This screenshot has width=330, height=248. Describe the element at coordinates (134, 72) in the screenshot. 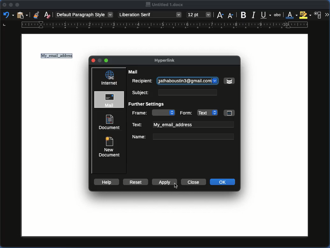

I see `Mail` at that location.